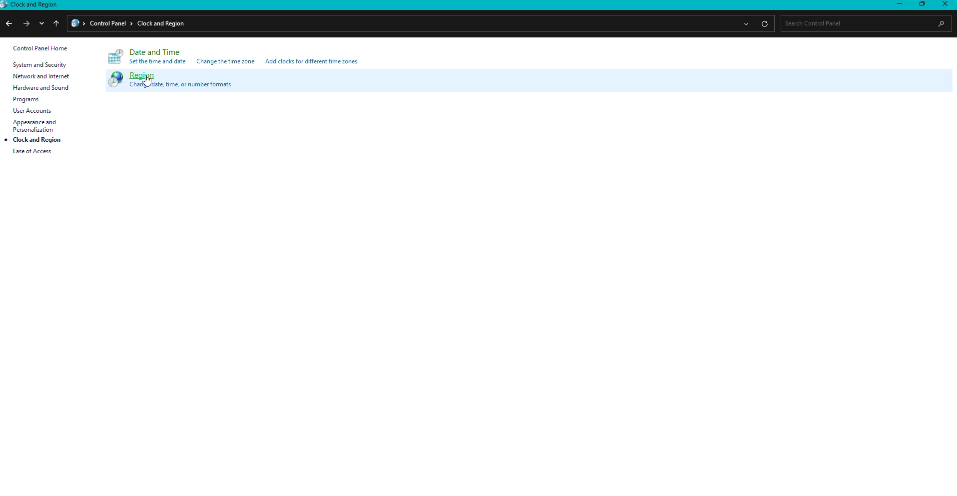 This screenshot has height=496, width=957. I want to click on up, so click(57, 26).